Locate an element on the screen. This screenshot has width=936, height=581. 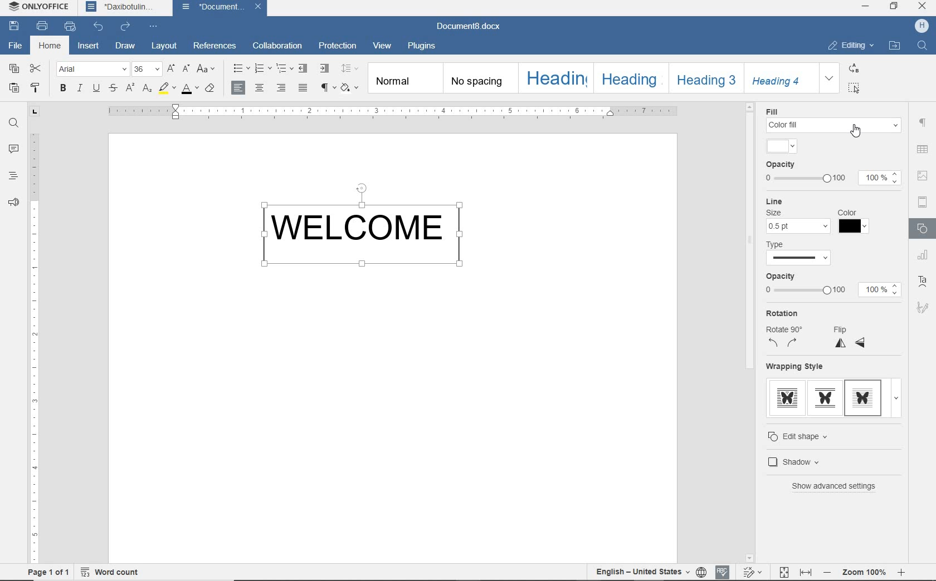
SIGNATURE is located at coordinates (923, 307).